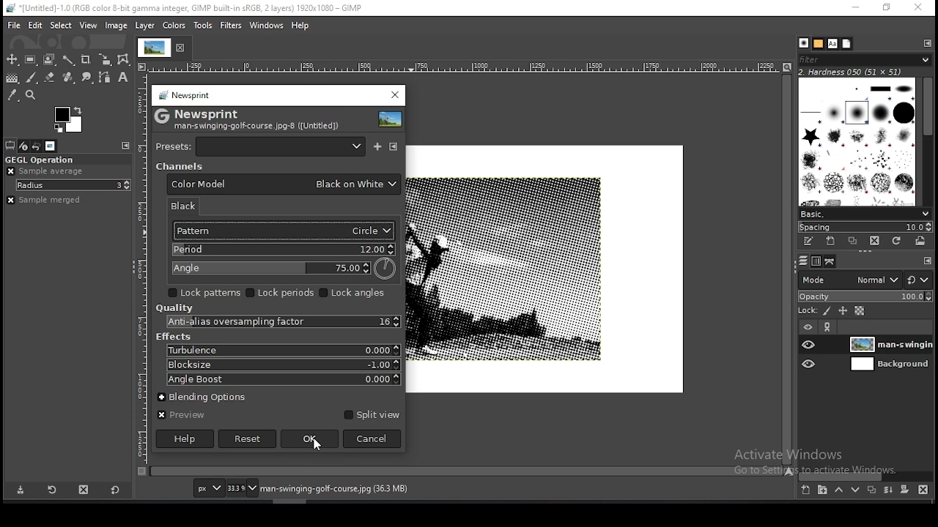 The width and height of the screenshot is (938, 527). I want to click on turbulence, so click(283, 351).